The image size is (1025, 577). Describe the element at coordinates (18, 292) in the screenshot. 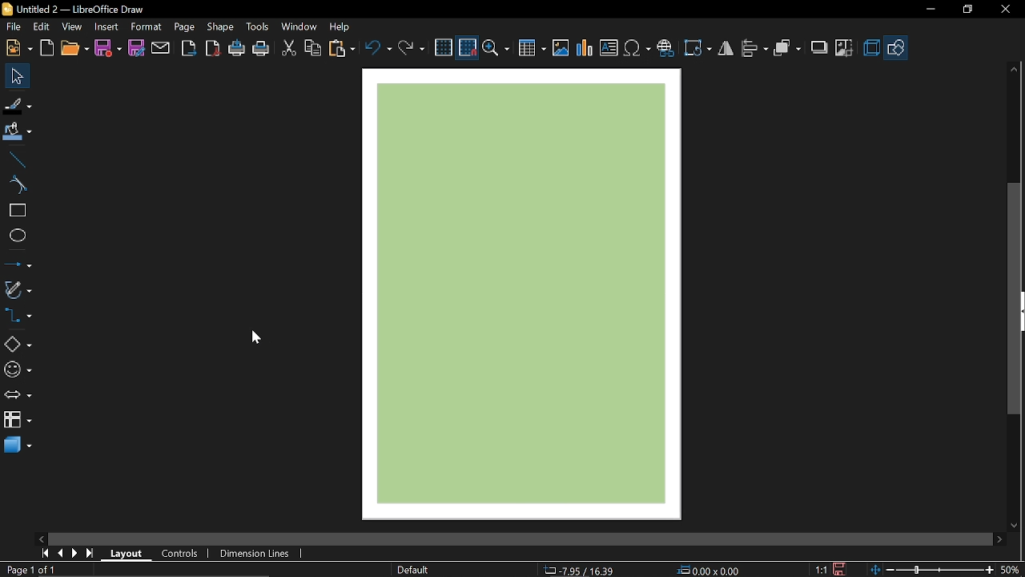

I see `Curves and polygons` at that location.